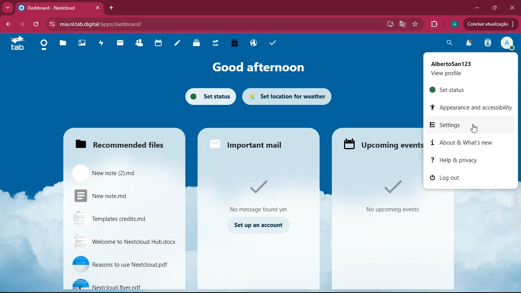 The height and width of the screenshot is (293, 521). Describe the element at coordinates (8, 8) in the screenshot. I see `more` at that location.